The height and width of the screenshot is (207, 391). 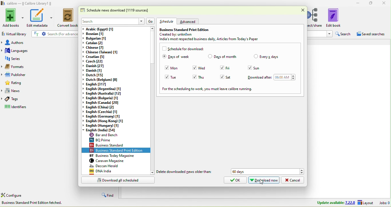 What do you see at coordinates (207, 89) in the screenshot?
I see `for the scheduling to work ,you ,must leave calibre running` at bounding box center [207, 89].